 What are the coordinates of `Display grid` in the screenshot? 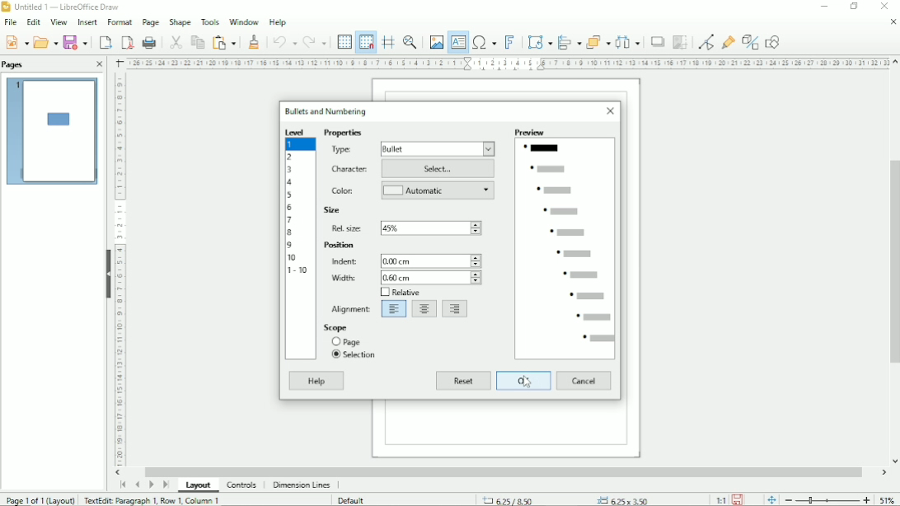 It's located at (344, 40).